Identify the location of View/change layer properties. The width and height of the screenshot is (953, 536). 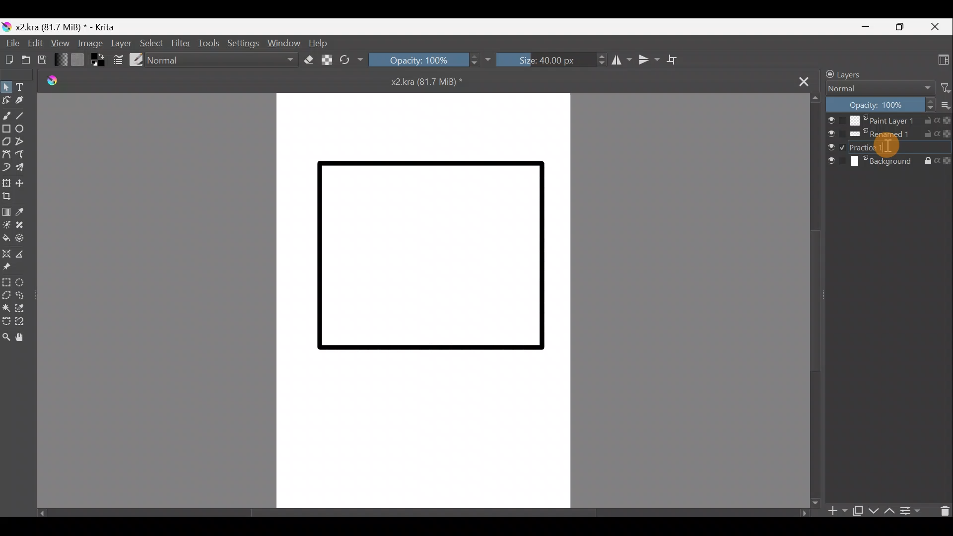
(913, 510).